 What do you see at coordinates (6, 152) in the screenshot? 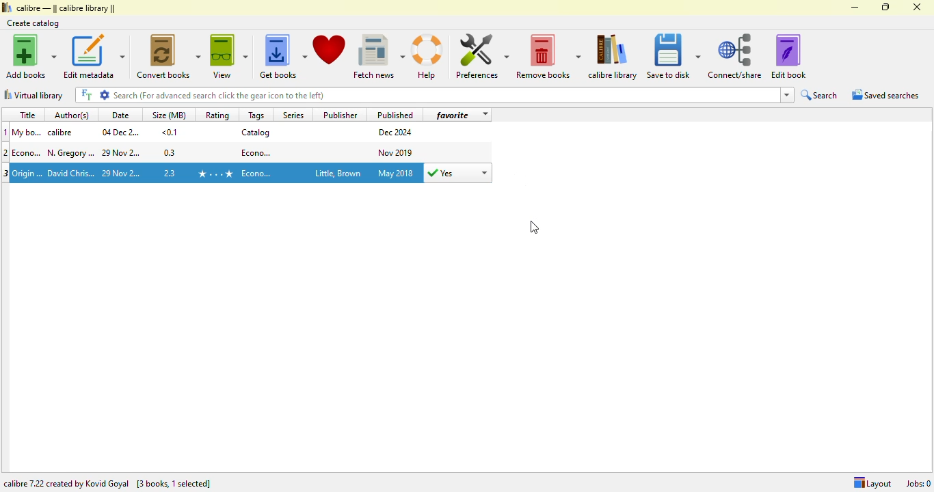
I see `2` at bounding box center [6, 152].